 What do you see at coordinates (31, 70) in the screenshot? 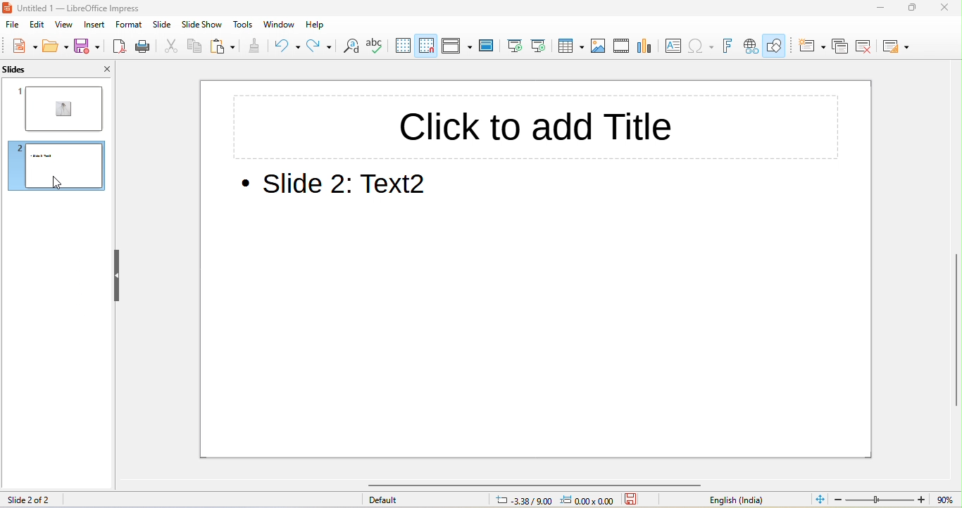
I see `slides` at bounding box center [31, 70].